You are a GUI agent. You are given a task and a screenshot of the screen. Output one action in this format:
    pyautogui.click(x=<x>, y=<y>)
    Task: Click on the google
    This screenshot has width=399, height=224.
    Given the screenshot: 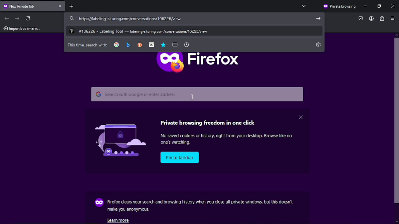 What is the action you would take?
    pyautogui.click(x=117, y=45)
    